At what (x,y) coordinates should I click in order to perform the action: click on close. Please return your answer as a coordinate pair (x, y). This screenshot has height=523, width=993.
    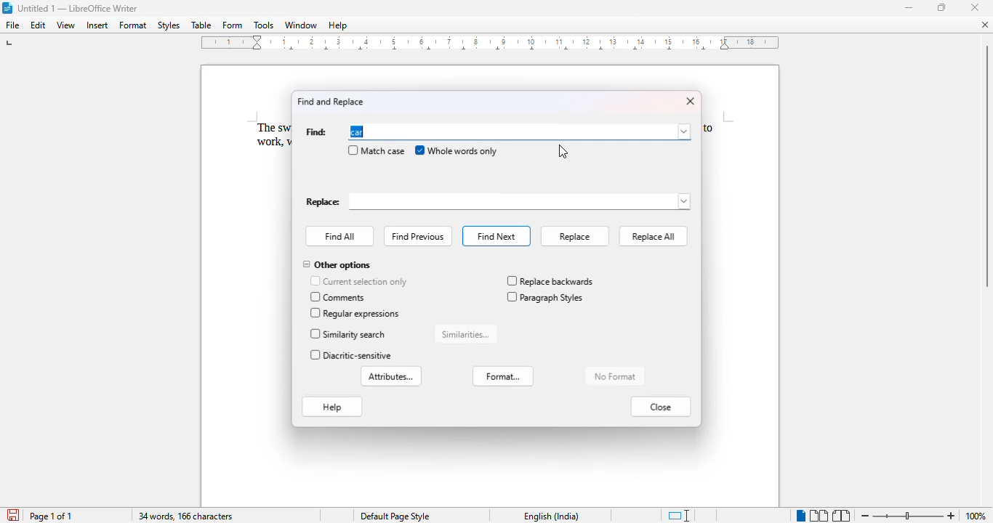
    Looking at the image, I should click on (983, 25).